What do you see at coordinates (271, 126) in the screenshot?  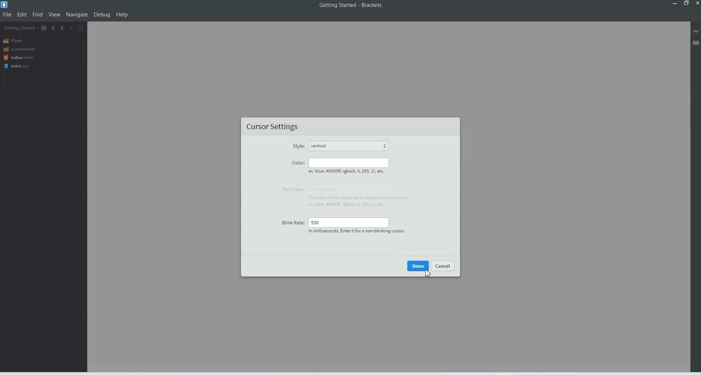 I see `Cursor setting` at bounding box center [271, 126].